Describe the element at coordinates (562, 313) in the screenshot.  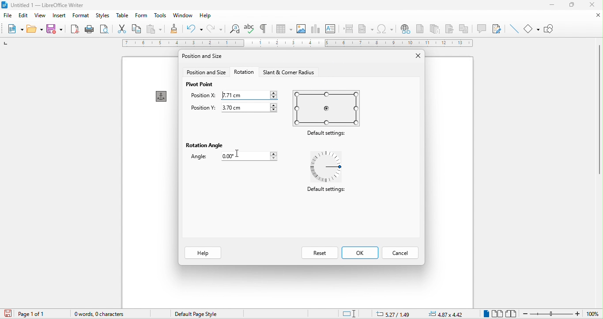
I see `zoom` at that location.